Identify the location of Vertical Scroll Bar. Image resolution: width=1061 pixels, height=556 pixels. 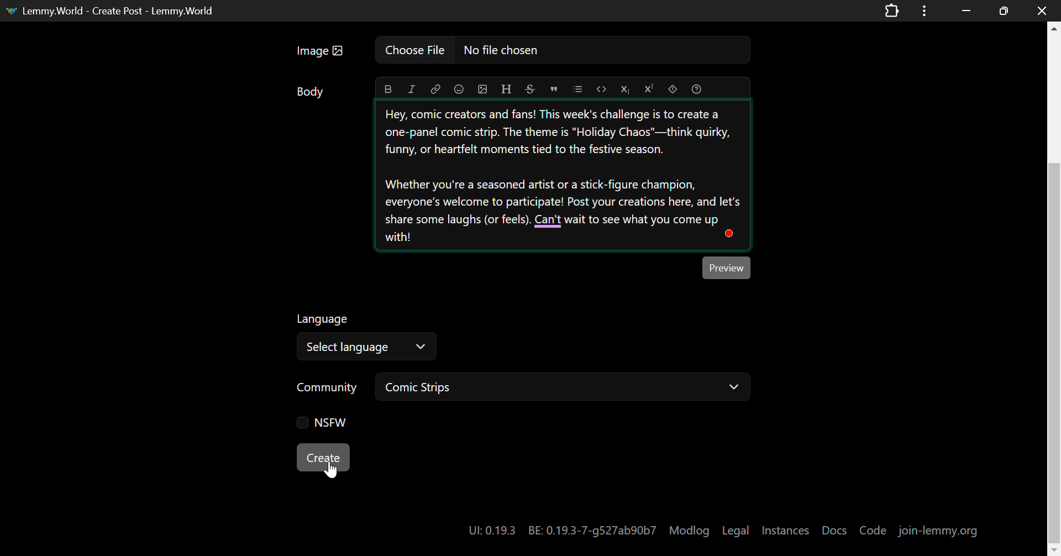
(1054, 293).